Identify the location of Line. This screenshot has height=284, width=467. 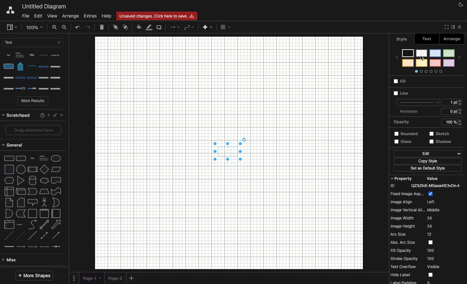
(414, 98).